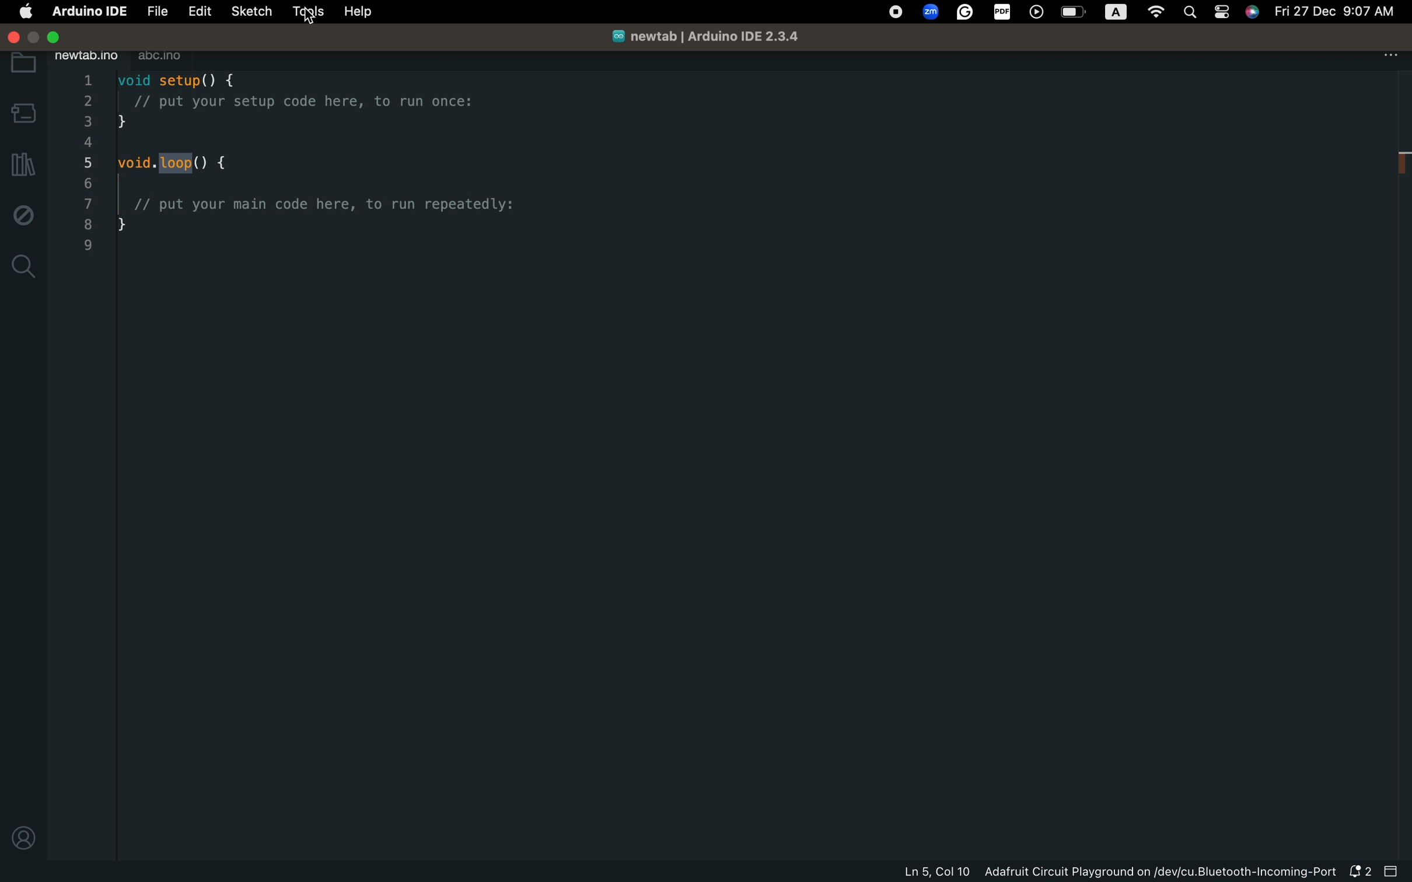  I want to click on Fri 27 Dec 9:07 AM, so click(1333, 10).